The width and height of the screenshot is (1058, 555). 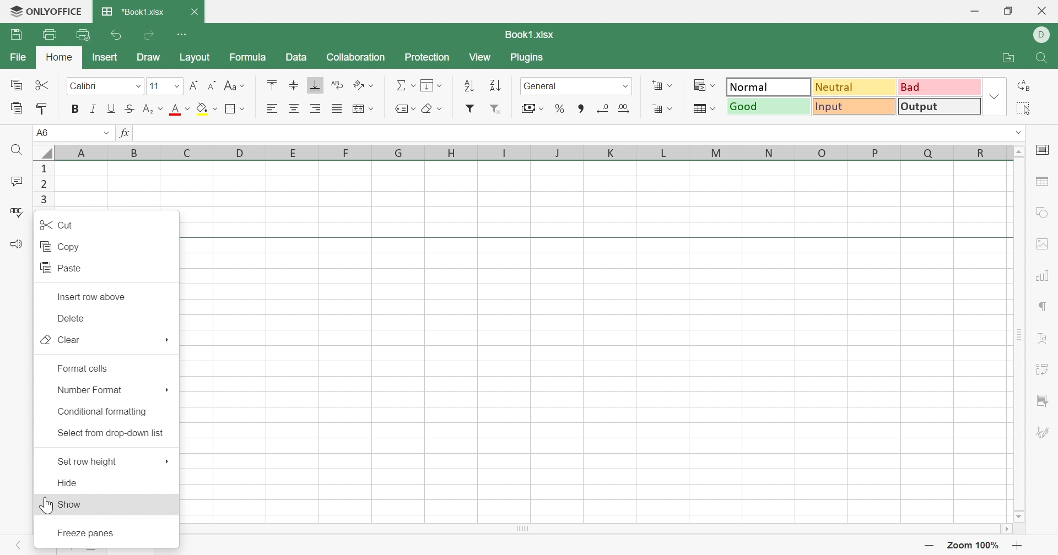 I want to click on A6, so click(x=53, y=131).